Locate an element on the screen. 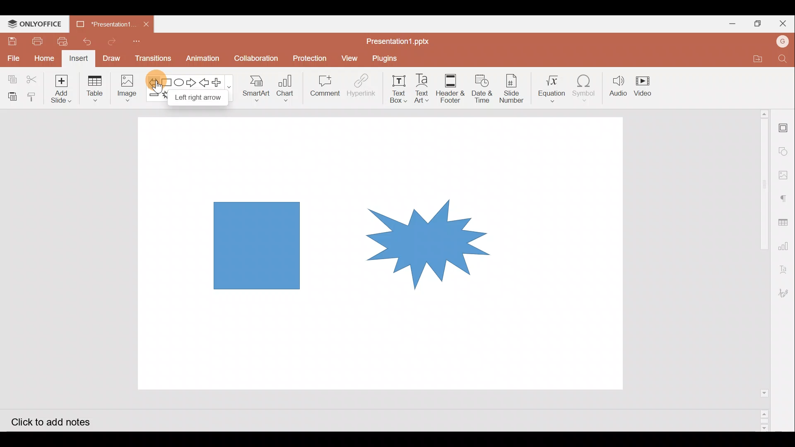 The width and height of the screenshot is (795, 447). File is located at coordinates (13, 57).